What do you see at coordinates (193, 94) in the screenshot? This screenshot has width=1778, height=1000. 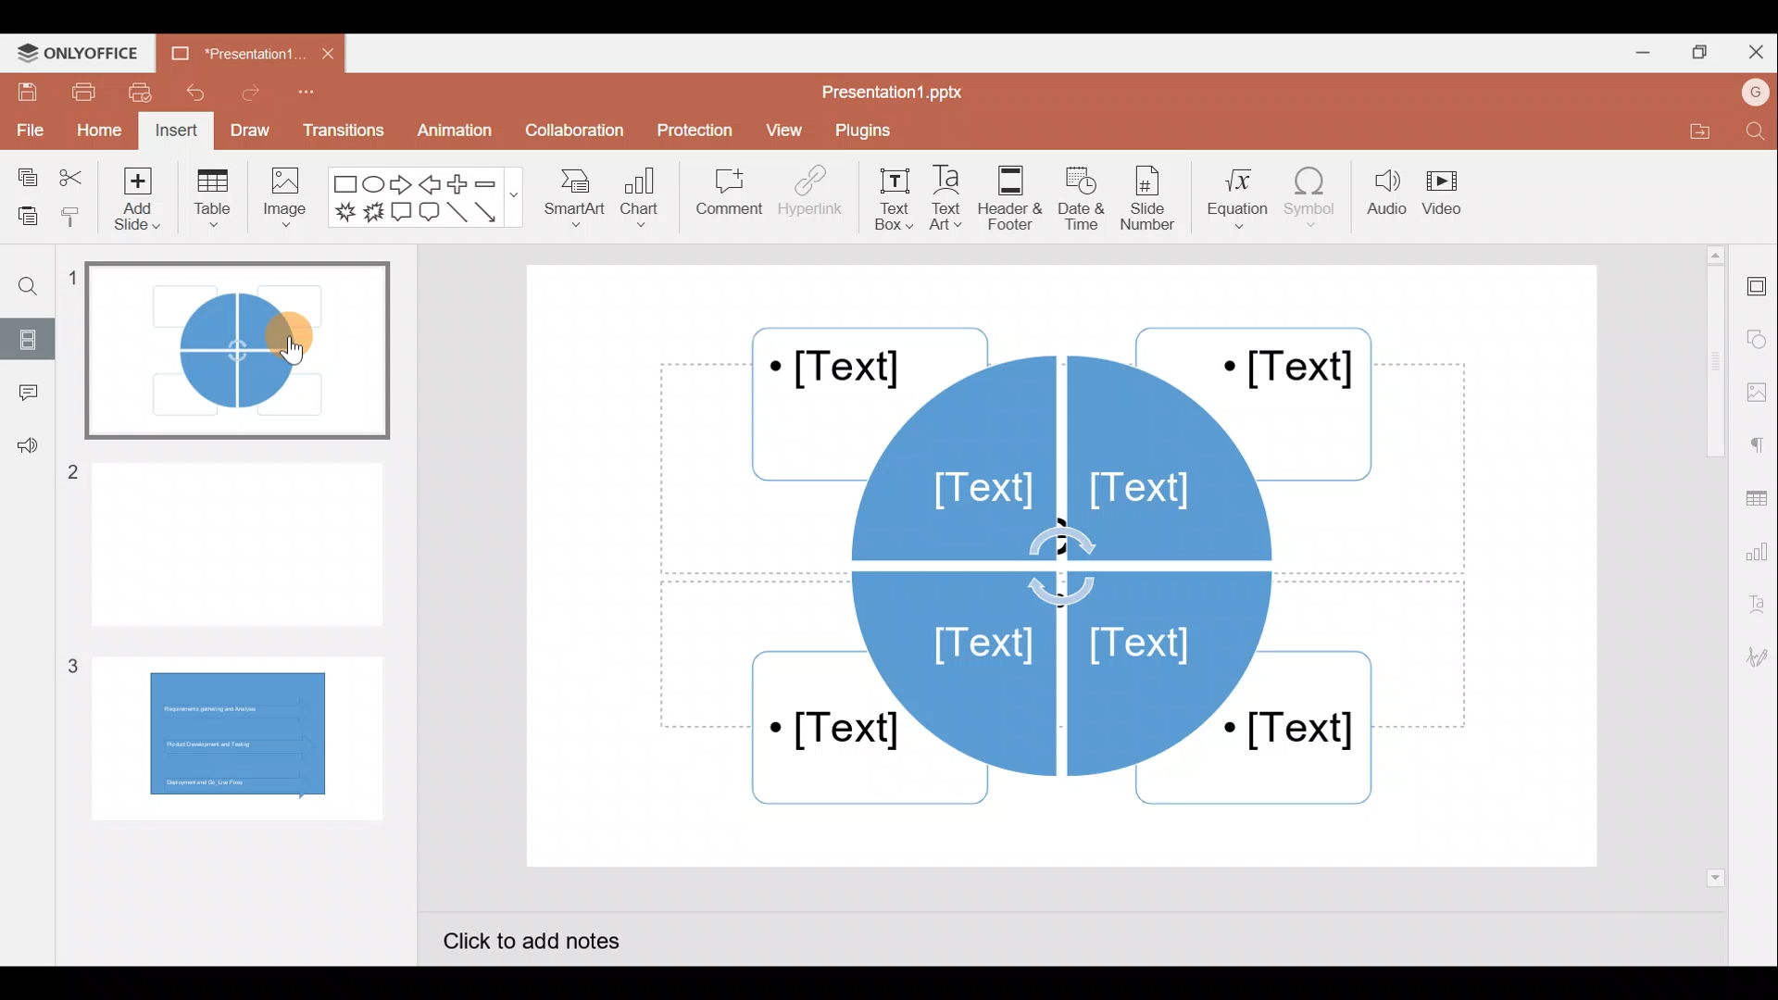 I see `Undo` at bounding box center [193, 94].